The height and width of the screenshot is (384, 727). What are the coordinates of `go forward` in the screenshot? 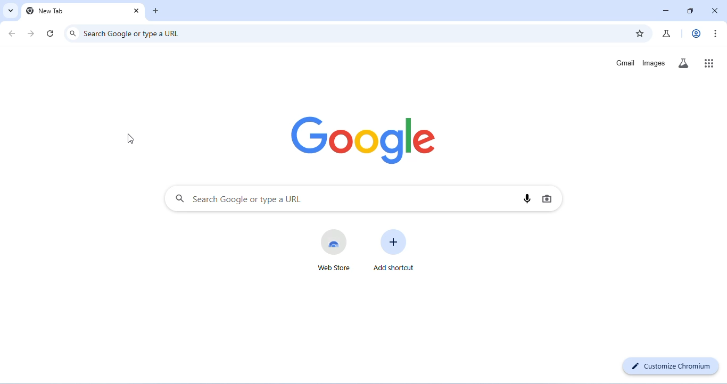 It's located at (32, 33).